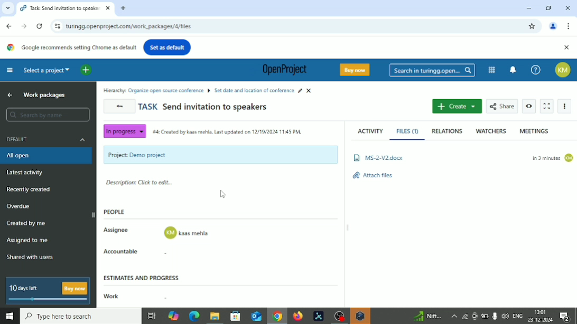 This screenshot has width=577, height=324. I want to click on Select a project, so click(47, 70).